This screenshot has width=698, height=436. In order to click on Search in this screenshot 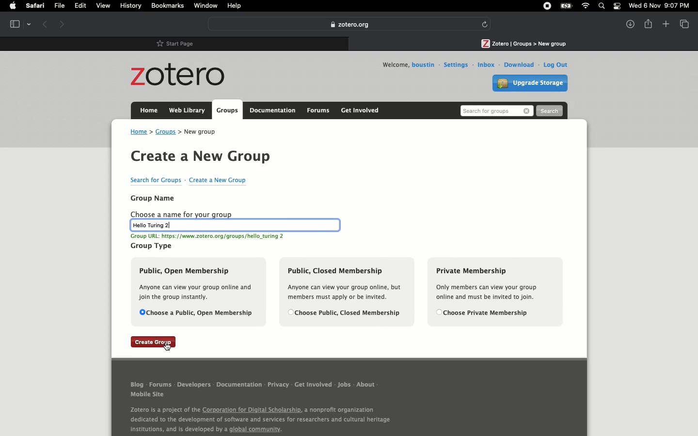, I will do `click(496, 110)`.